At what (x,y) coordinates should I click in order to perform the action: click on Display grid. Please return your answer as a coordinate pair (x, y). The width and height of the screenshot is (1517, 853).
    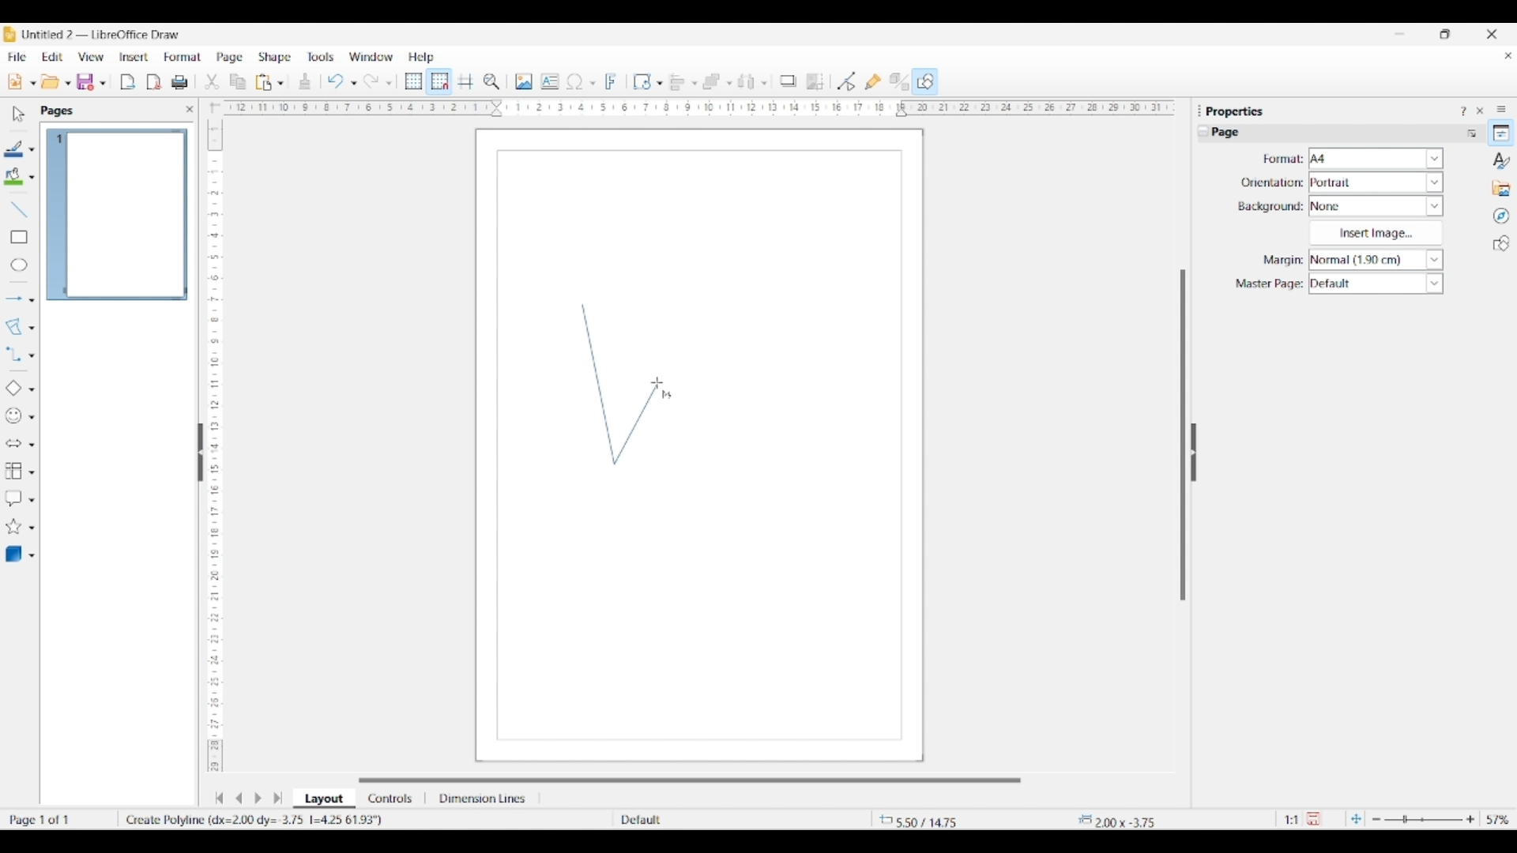
    Looking at the image, I should click on (413, 82).